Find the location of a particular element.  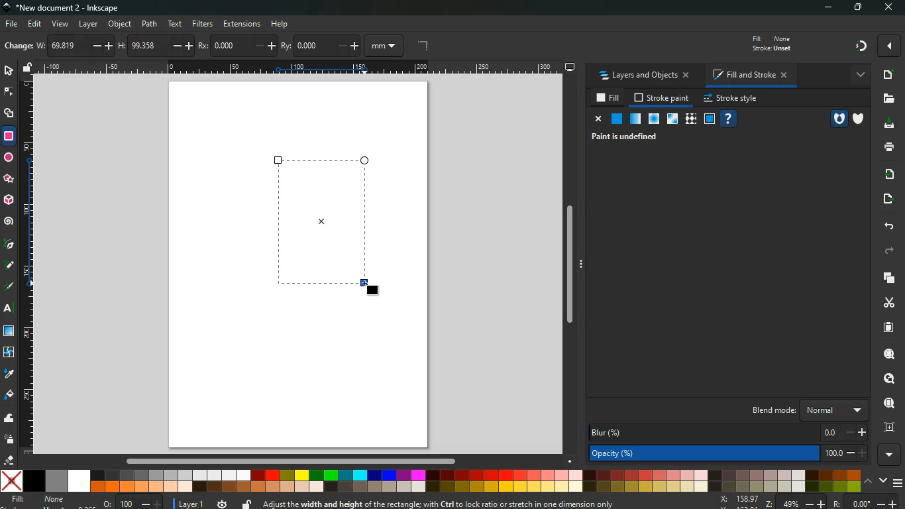

help is located at coordinates (729, 119).